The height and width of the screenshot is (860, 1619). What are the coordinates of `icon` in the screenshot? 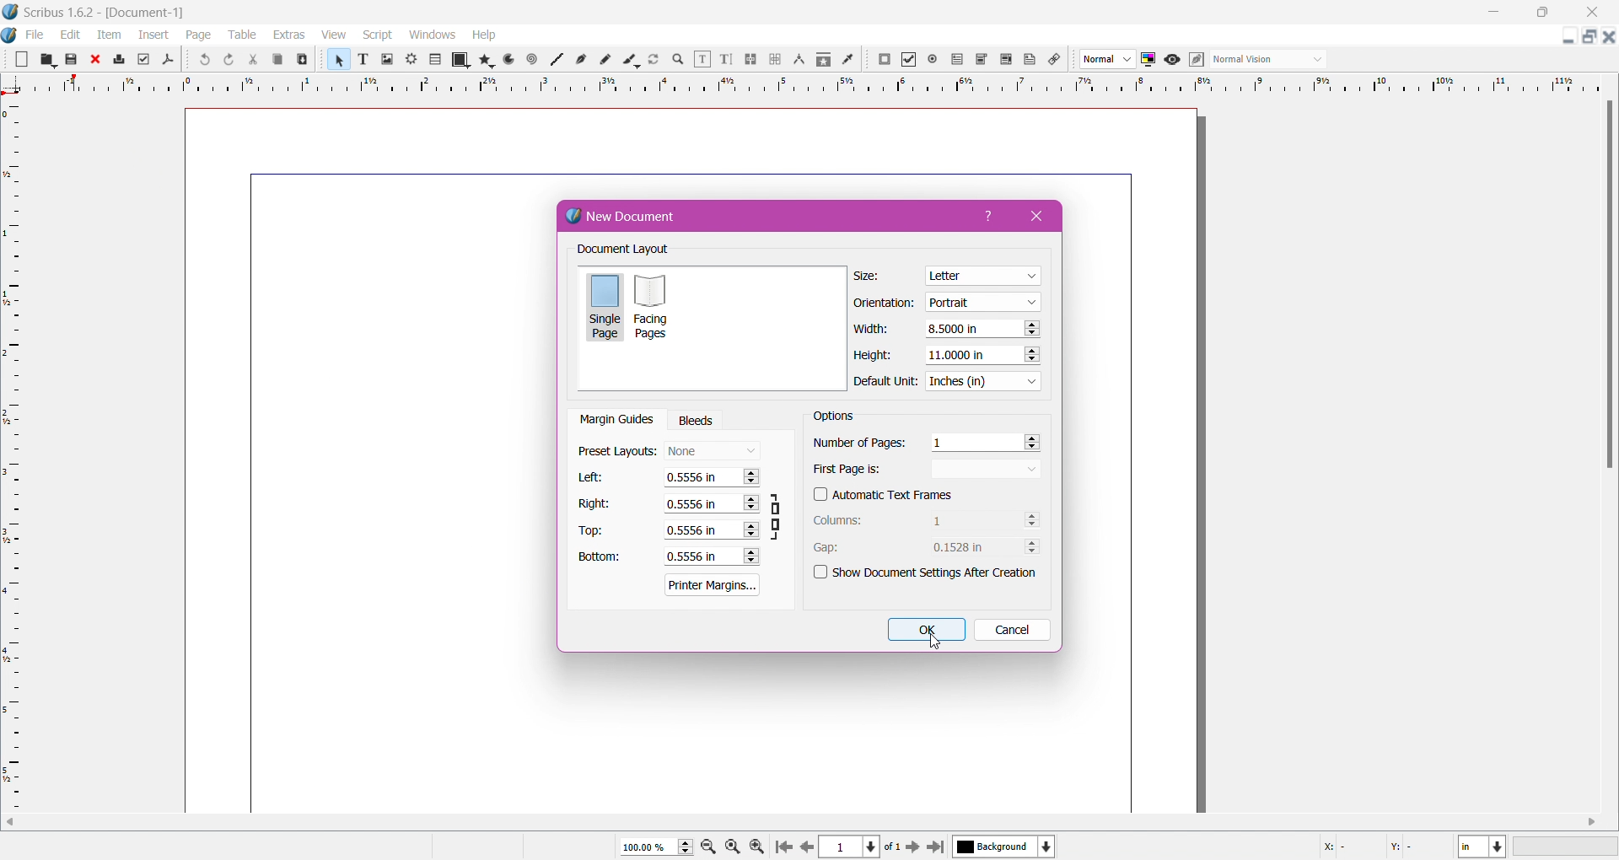 It's located at (532, 60).